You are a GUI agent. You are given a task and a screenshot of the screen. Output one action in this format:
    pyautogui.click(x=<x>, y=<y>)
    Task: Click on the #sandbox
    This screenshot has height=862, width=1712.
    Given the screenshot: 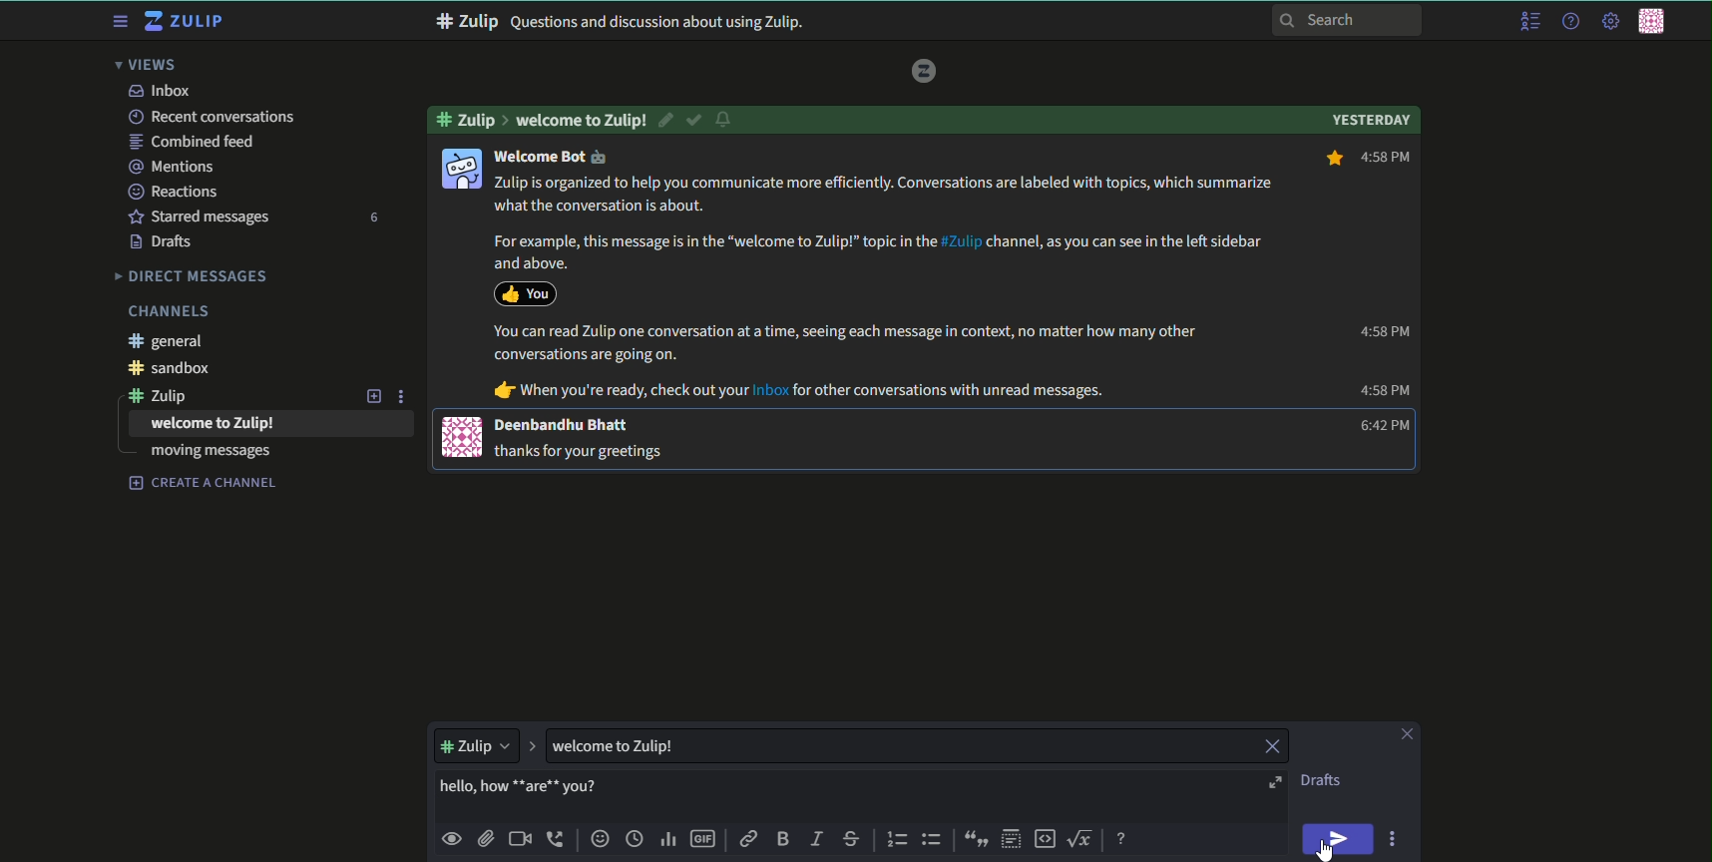 What is the action you would take?
    pyautogui.click(x=177, y=369)
    